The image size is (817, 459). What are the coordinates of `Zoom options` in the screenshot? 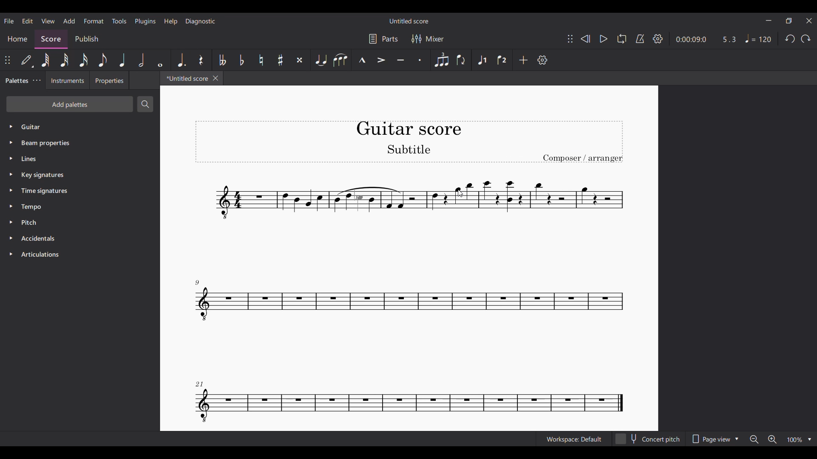 It's located at (799, 440).